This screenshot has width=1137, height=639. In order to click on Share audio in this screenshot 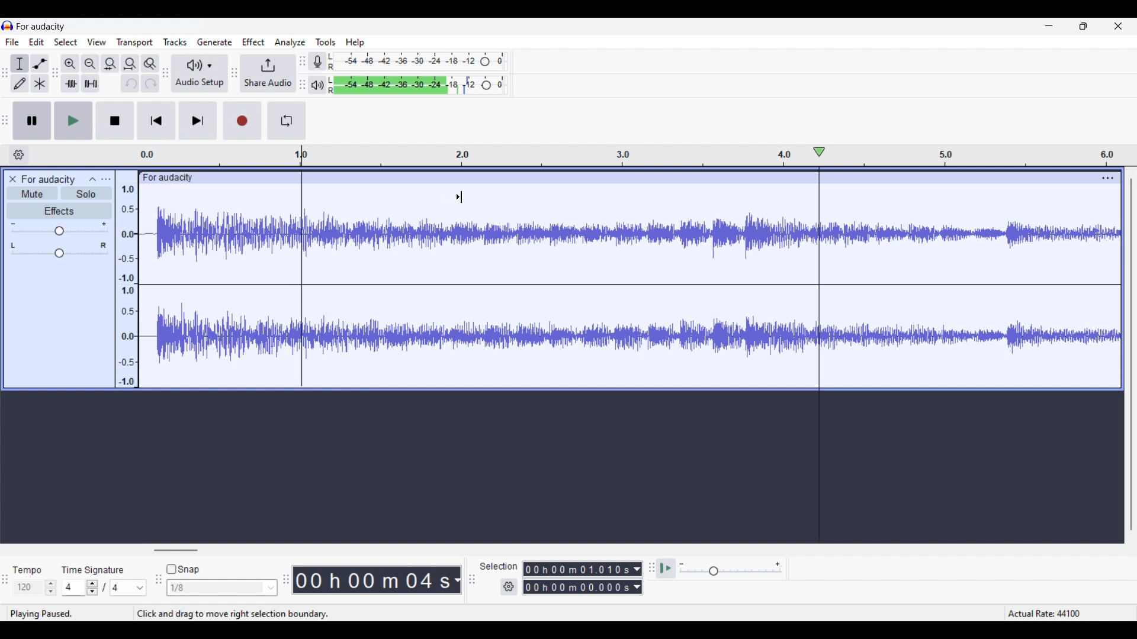, I will do `click(267, 73)`.